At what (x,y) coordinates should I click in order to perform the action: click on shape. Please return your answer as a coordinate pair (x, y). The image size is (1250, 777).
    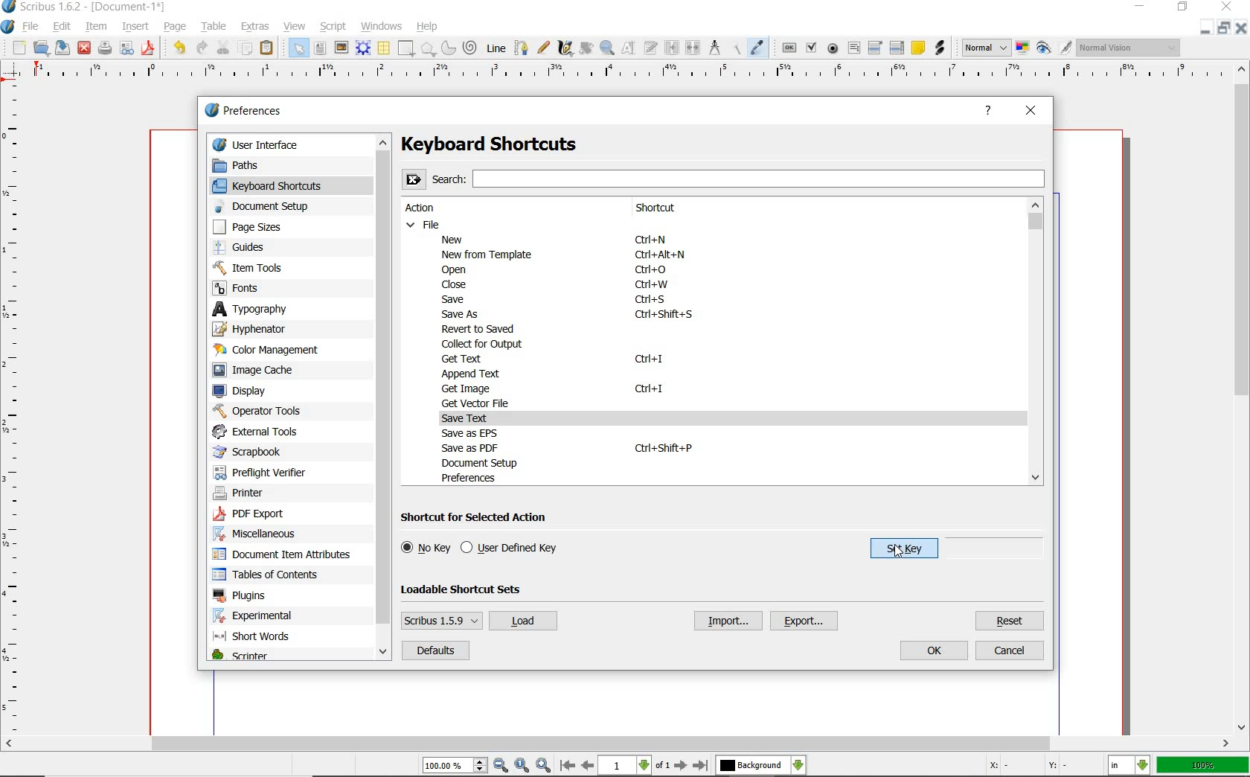
    Looking at the image, I should click on (407, 48).